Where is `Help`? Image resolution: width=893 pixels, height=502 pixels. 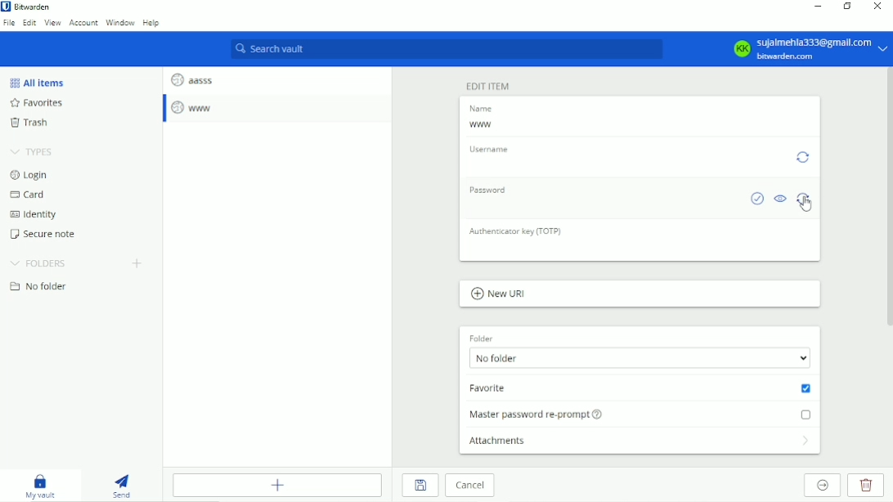 Help is located at coordinates (153, 25).